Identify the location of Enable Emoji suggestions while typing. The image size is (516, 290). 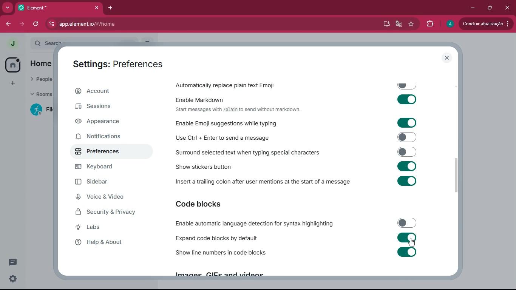
(300, 123).